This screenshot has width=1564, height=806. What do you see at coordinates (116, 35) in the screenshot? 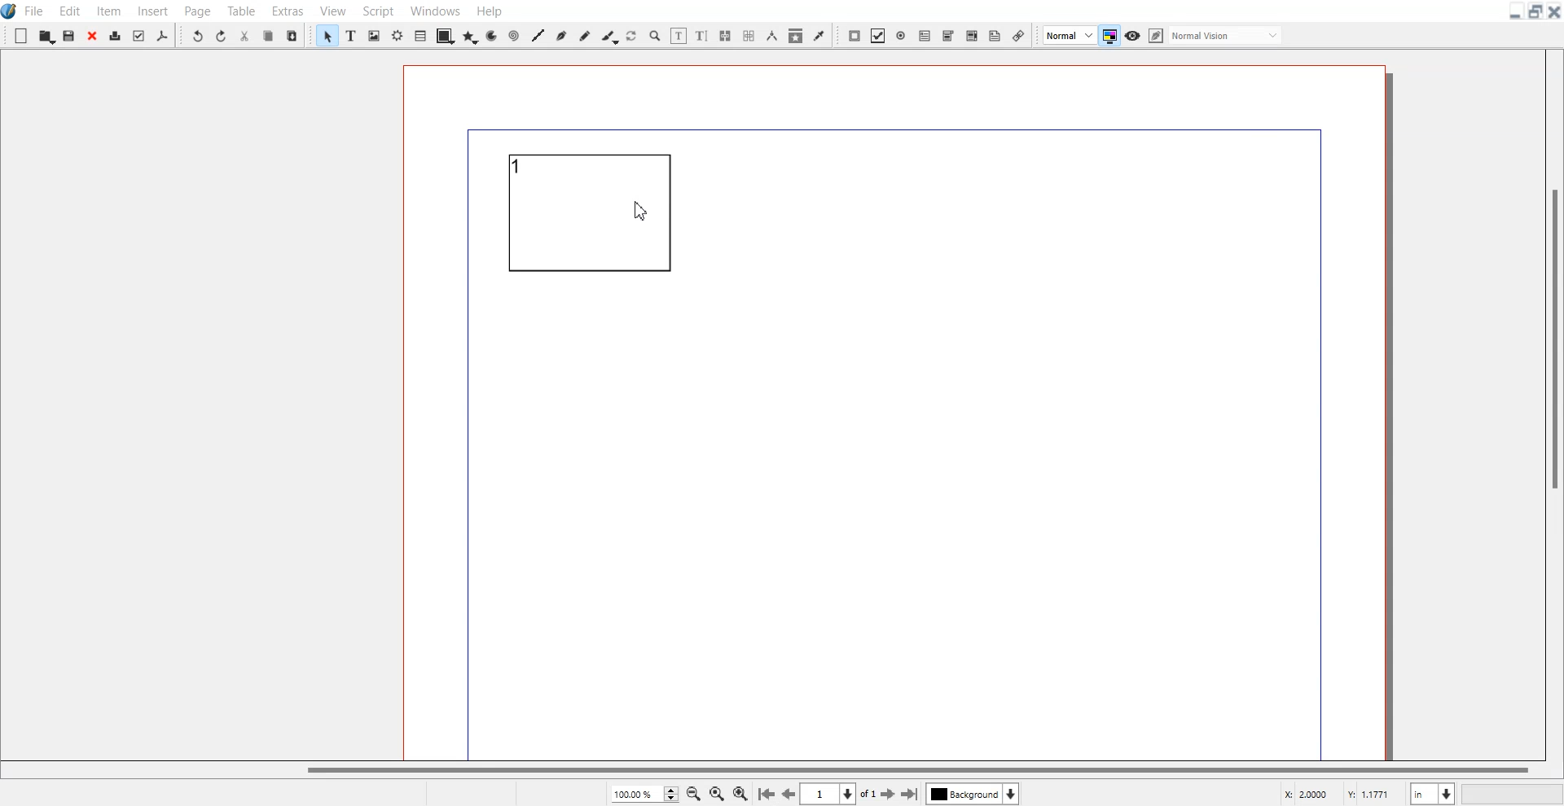
I see `Print` at bounding box center [116, 35].